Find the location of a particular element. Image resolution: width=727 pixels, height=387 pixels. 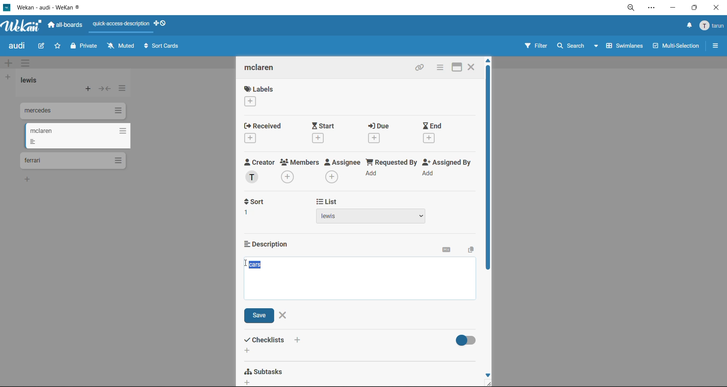

quick access description is located at coordinates (122, 24).